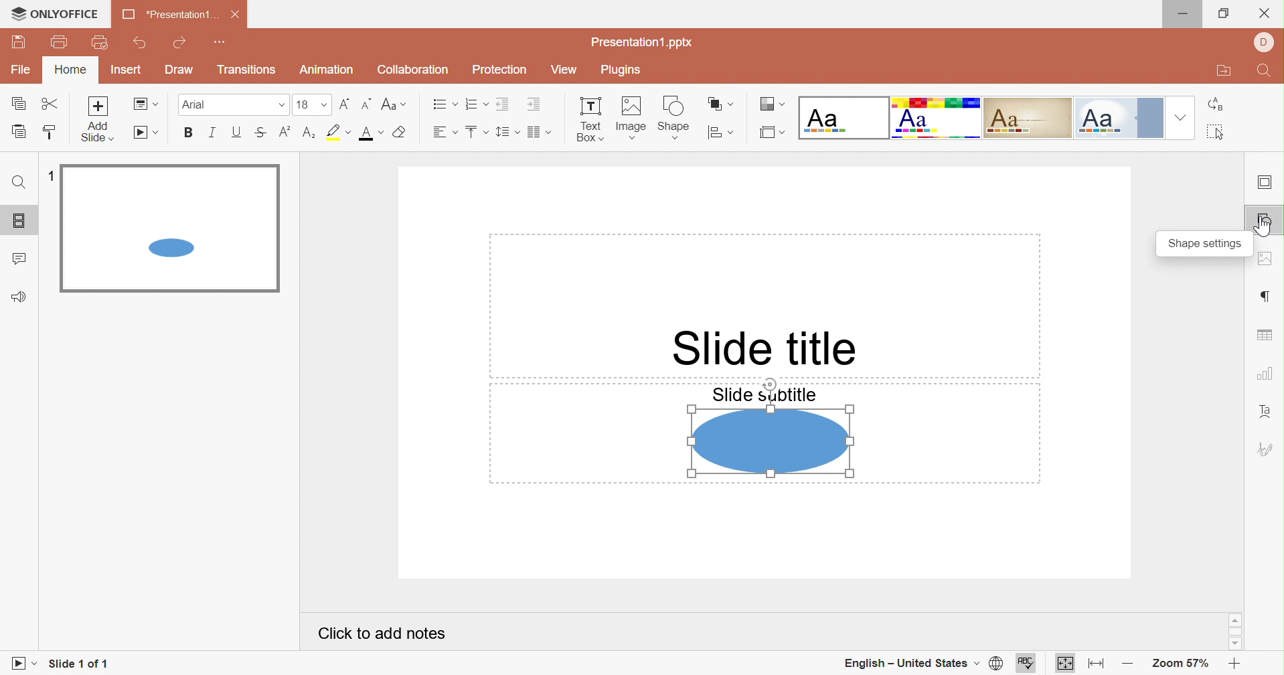  I want to click on Save, so click(19, 44).